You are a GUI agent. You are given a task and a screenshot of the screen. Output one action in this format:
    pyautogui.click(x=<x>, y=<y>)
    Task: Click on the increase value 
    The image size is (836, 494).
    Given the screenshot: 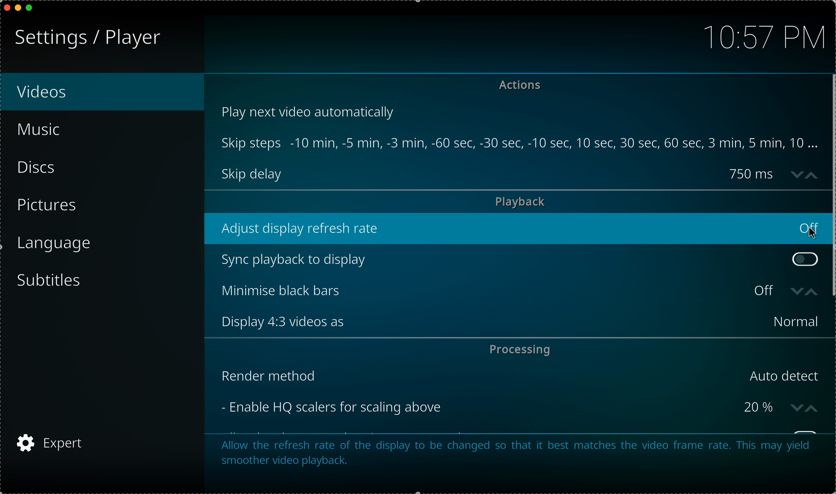 What is the action you would take?
    pyautogui.click(x=814, y=173)
    